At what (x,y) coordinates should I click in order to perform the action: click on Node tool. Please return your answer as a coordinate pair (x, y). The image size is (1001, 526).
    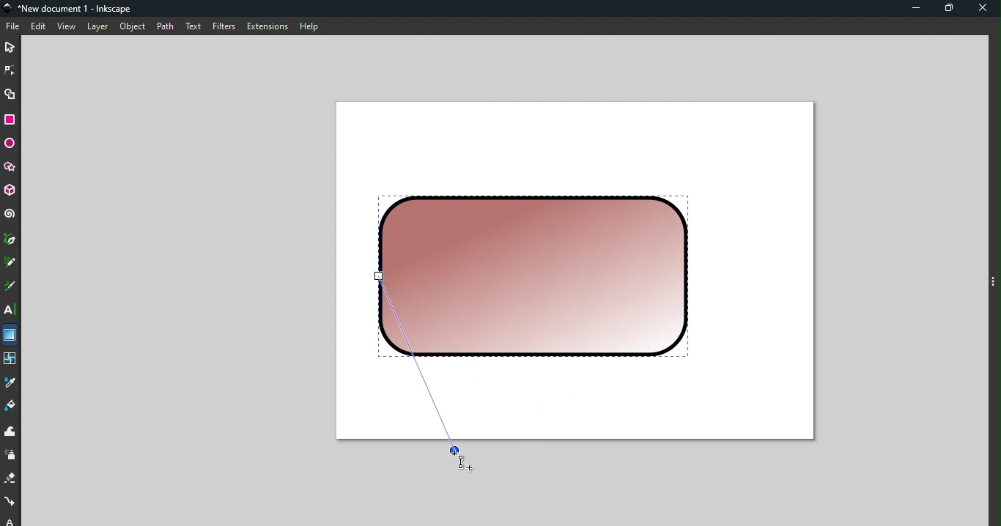
    Looking at the image, I should click on (12, 68).